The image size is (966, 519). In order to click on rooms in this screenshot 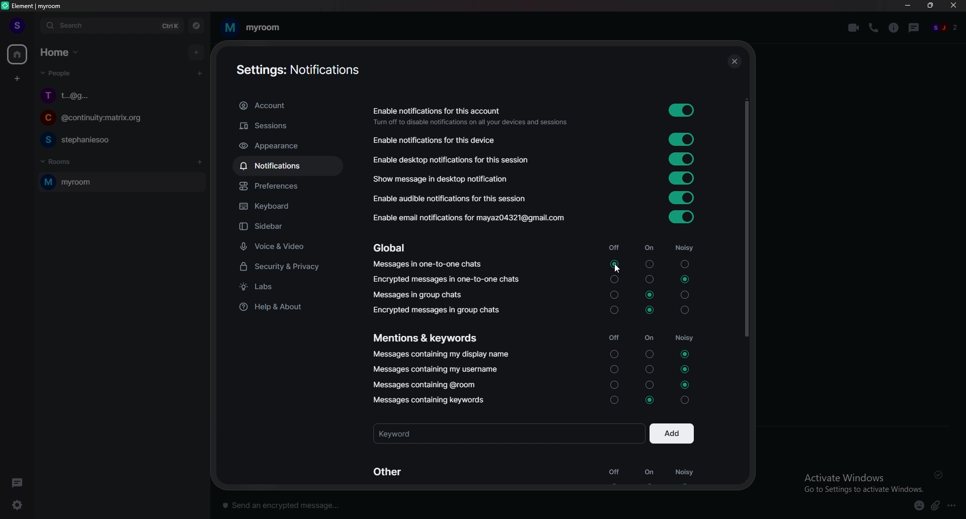, I will do `click(67, 162)`.